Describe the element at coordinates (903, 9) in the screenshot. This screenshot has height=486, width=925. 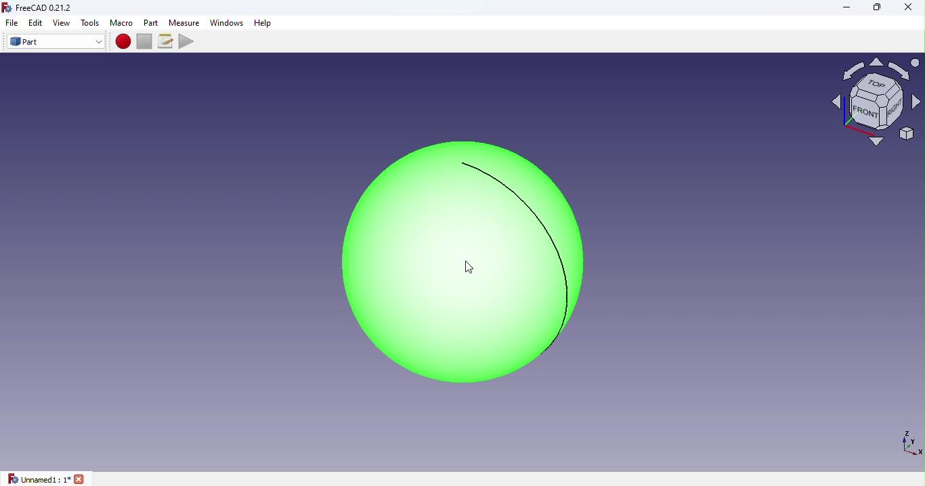
I see `Close` at that location.